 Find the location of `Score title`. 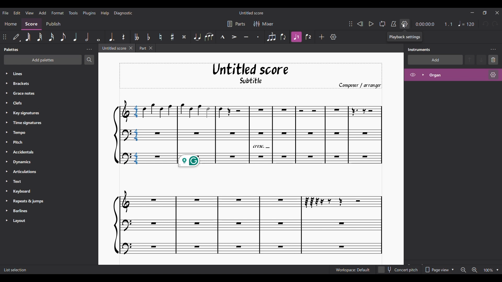

Score title is located at coordinates (251, 13).